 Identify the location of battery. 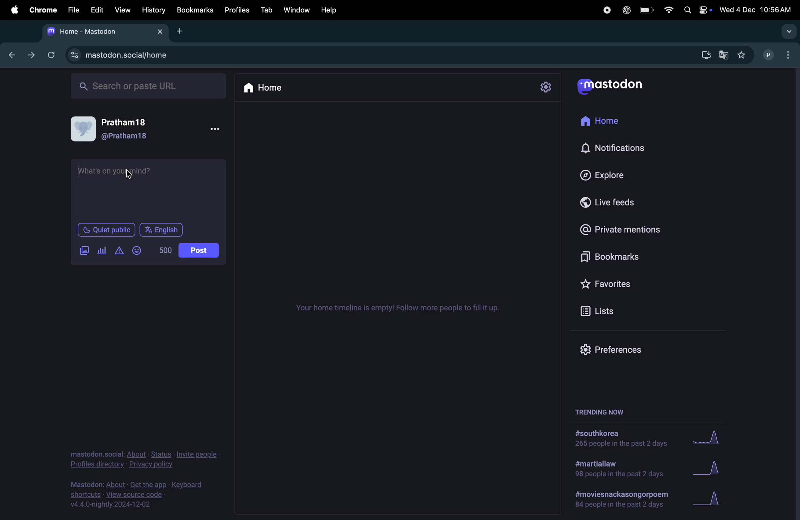
(644, 9).